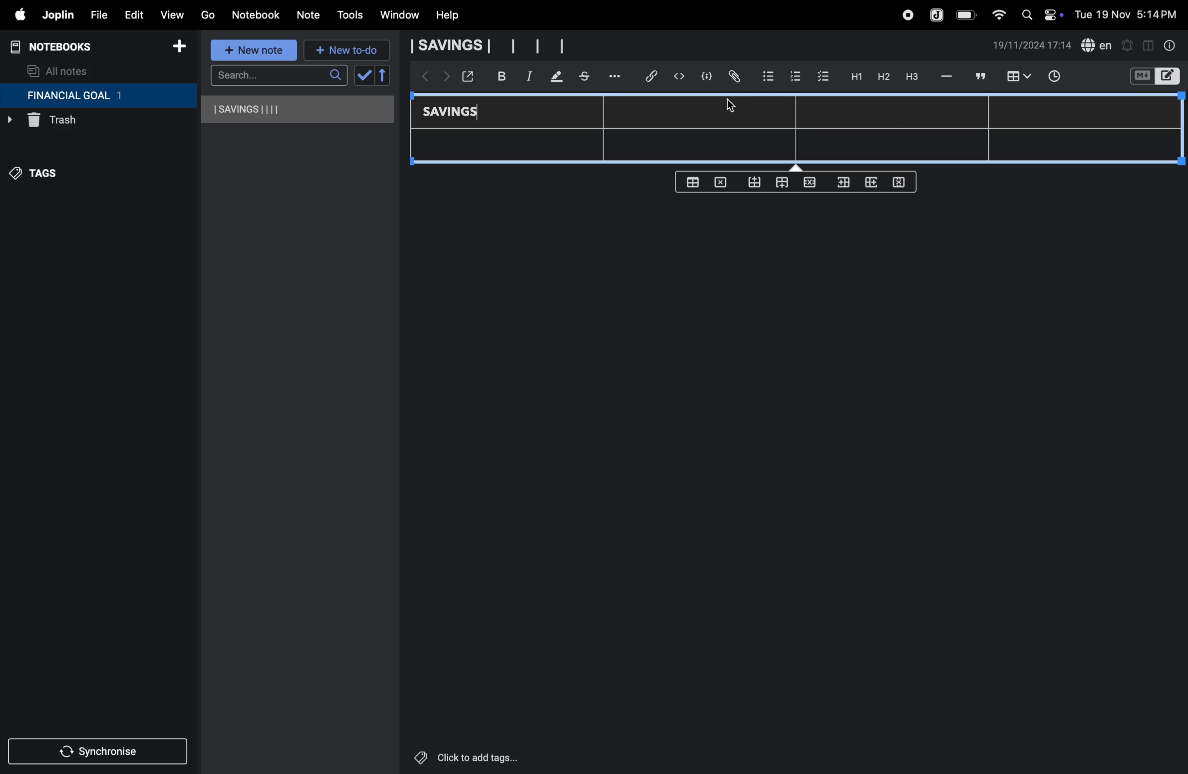 The height and width of the screenshot is (774, 1188). What do you see at coordinates (58, 70) in the screenshot?
I see `all notes` at bounding box center [58, 70].